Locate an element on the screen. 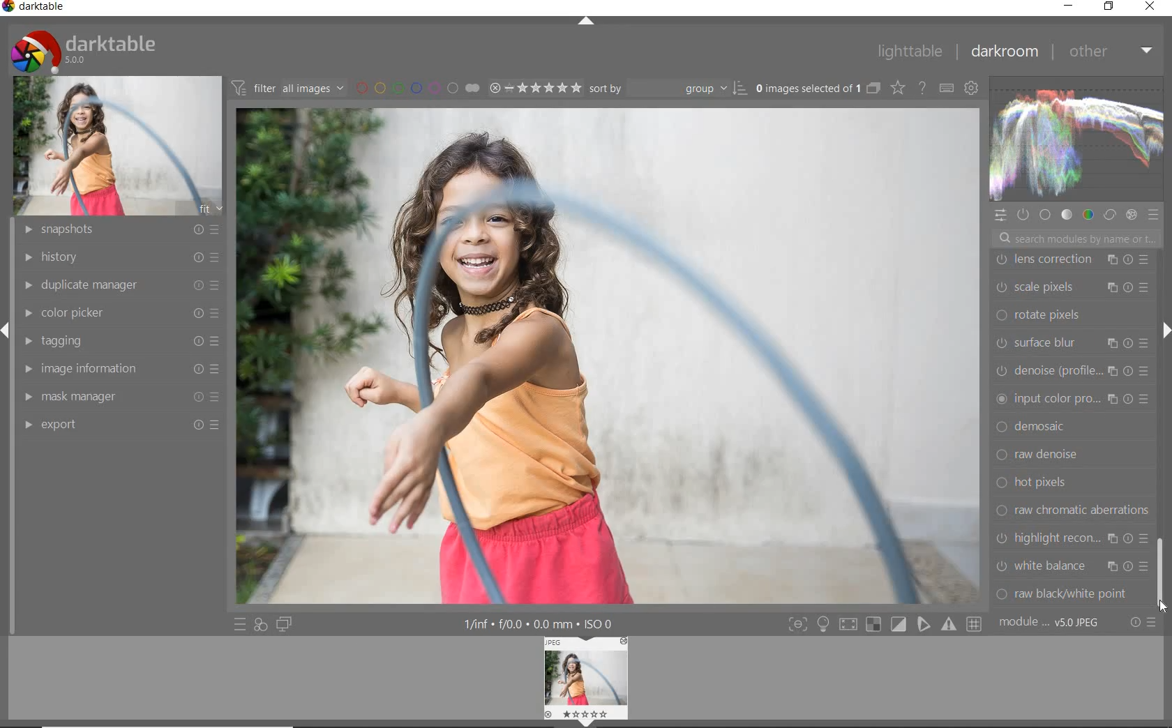 The image size is (1172, 728). reset or preset preference is located at coordinates (1143, 625).